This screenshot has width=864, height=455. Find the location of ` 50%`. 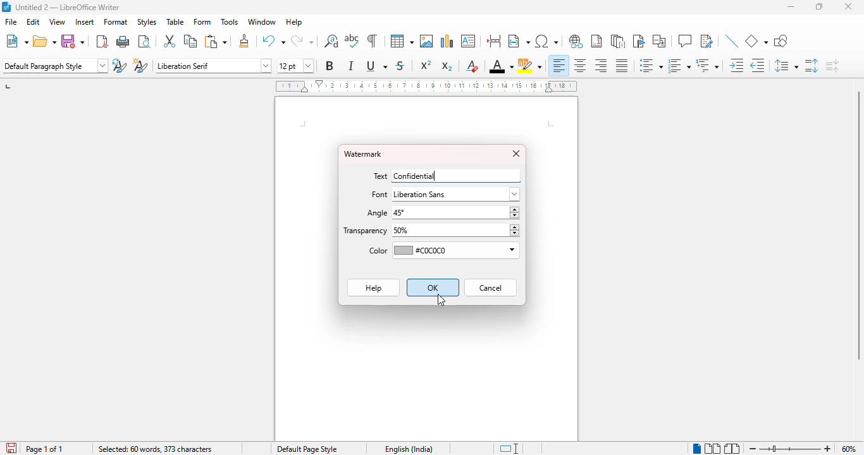

 50% is located at coordinates (455, 231).